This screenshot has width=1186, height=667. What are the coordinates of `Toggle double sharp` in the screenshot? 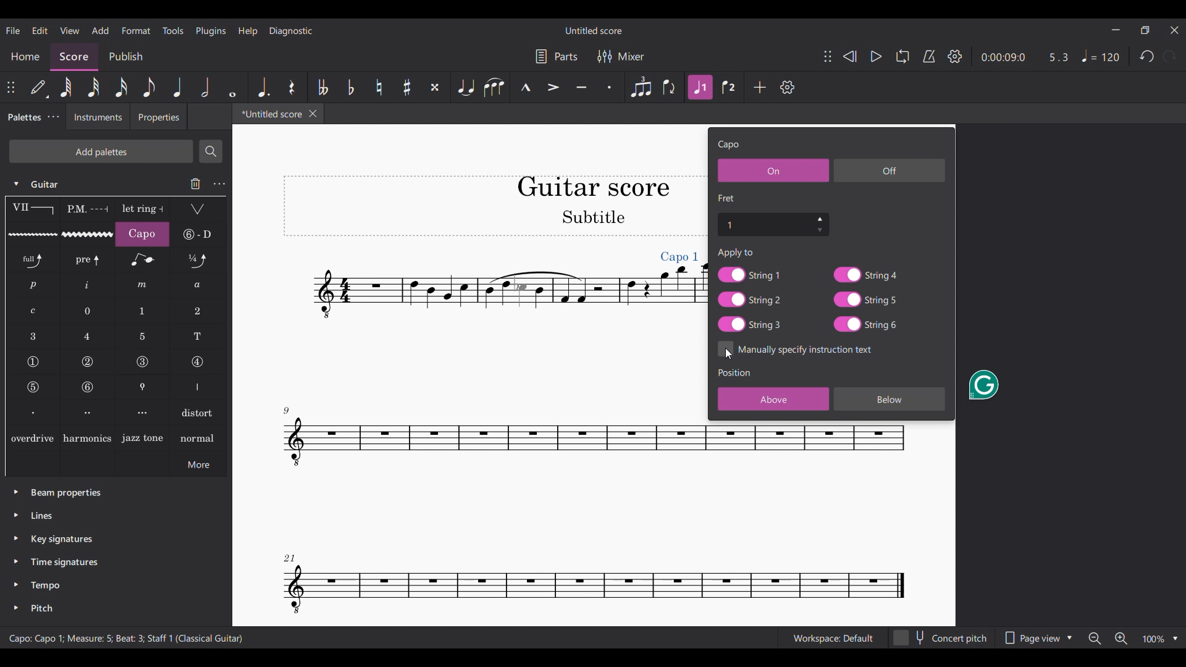 It's located at (435, 87).